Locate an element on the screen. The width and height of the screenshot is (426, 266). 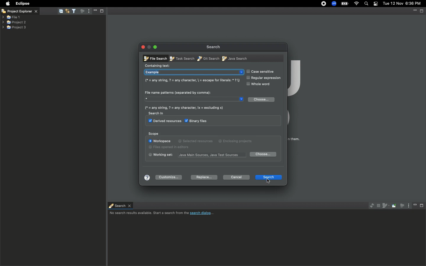
Customize is located at coordinates (168, 177).